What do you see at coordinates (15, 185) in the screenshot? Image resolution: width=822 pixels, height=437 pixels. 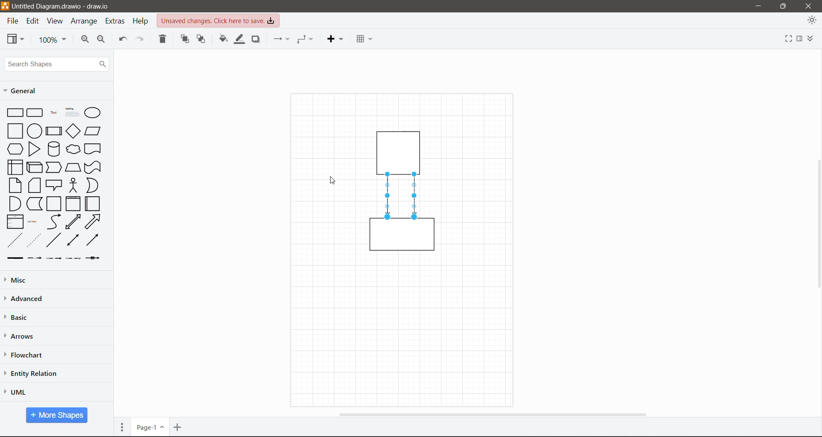 I see `Note` at bounding box center [15, 185].